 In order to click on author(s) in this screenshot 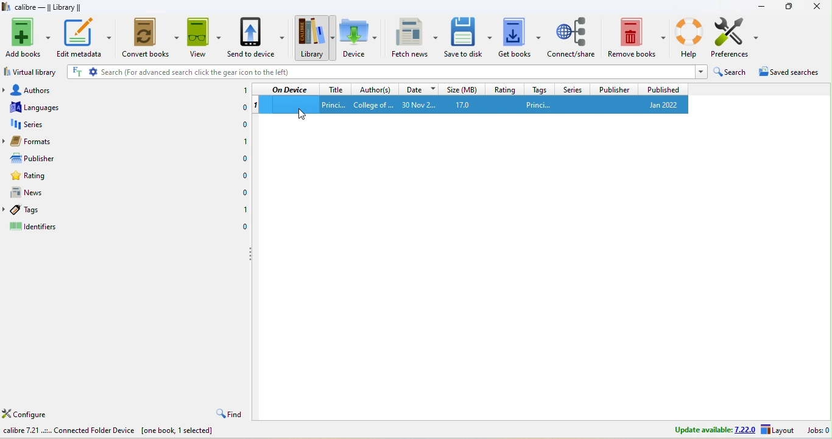, I will do `click(375, 89)`.